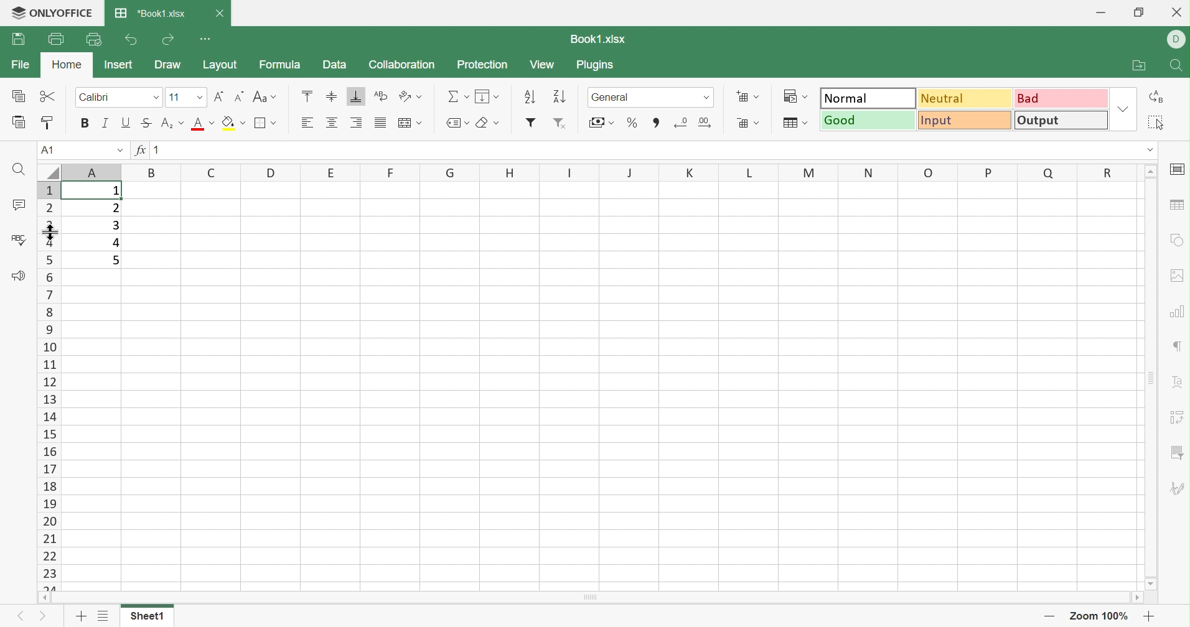 The height and width of the screenshot is (627, 1190). Describe the element at coordinates (1176, 240) in the screenshot. I see `Shape settings` at that location.